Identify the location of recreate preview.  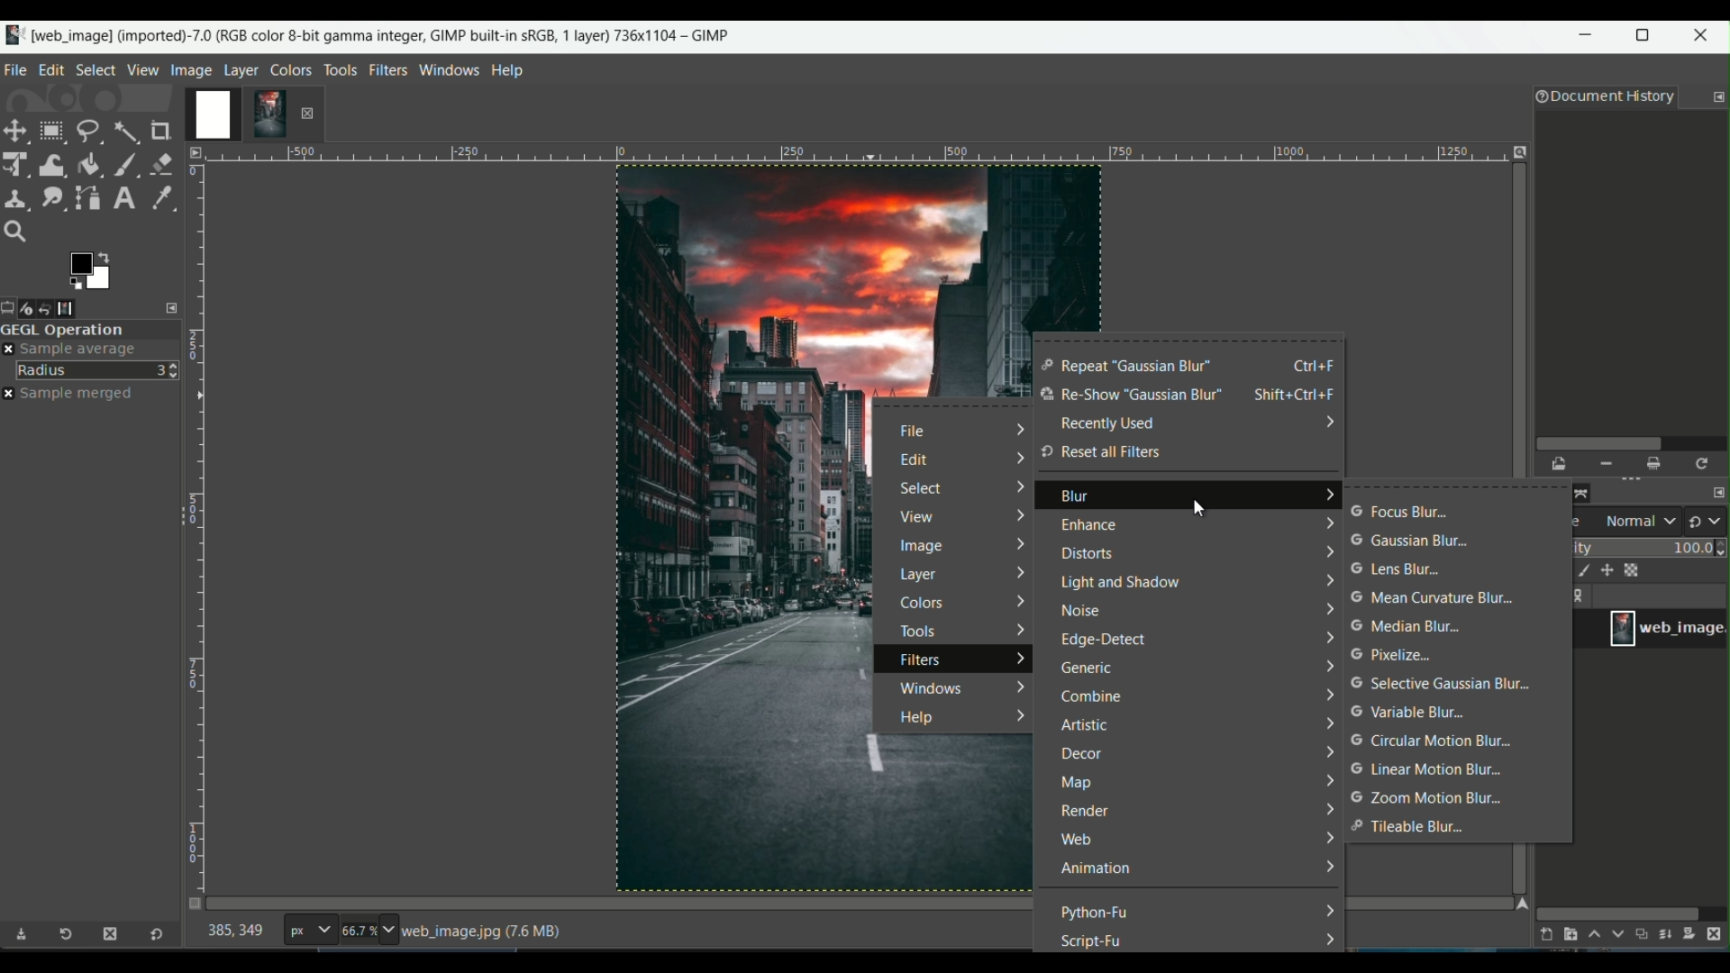
(1704, 463).